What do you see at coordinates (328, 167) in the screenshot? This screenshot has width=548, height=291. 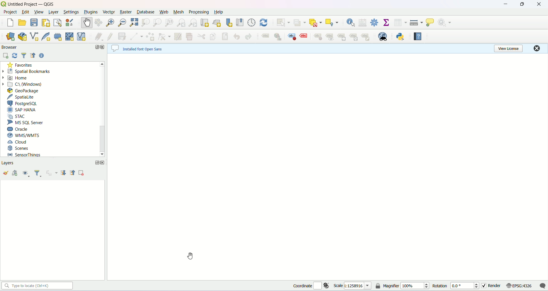 I see `empty project` at bounding box center [328, 167].